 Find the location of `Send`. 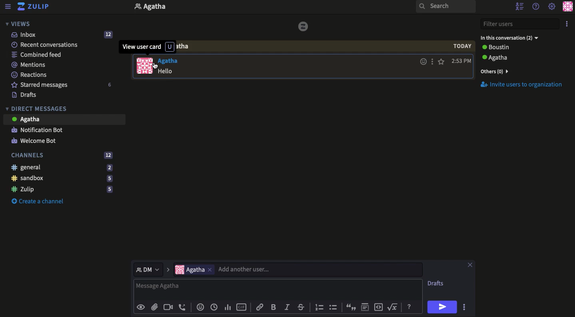

Send is located at coordinates (442, 307).